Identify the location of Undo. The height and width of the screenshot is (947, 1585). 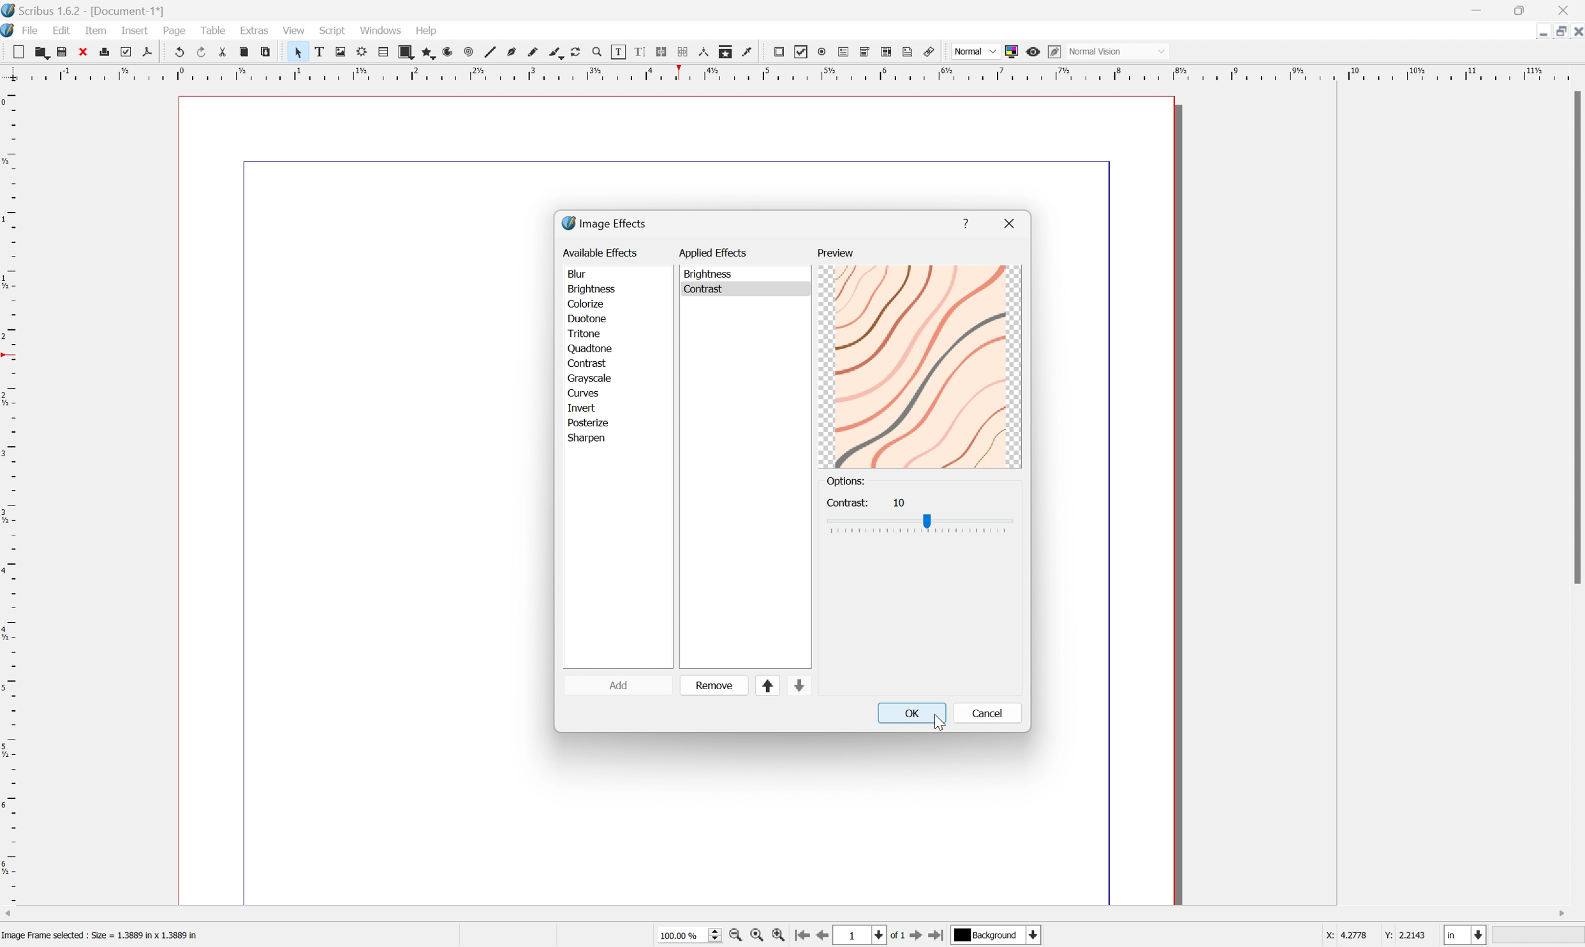
(178, 52).